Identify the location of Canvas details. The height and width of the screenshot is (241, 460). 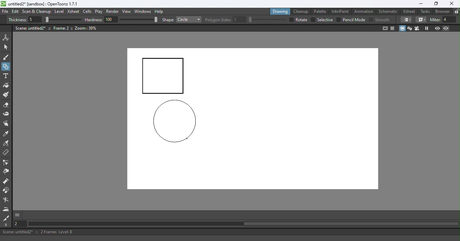
(57, 28).